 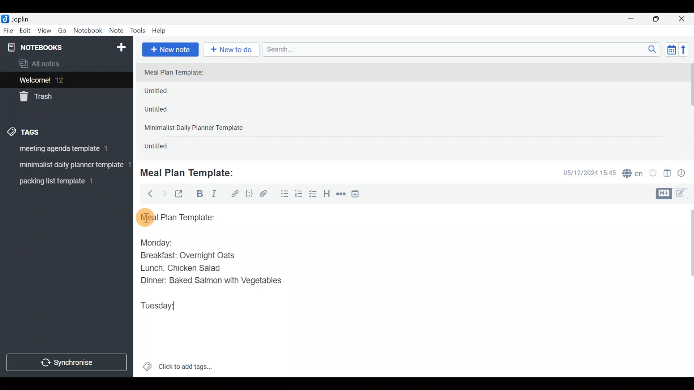 What do you see at coordinates (671, 50) in the screenshot?
I see `Toggle sort order` at bounding box center [671, 50].